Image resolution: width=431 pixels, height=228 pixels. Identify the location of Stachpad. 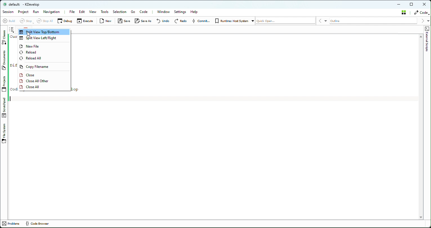
(4, 108).